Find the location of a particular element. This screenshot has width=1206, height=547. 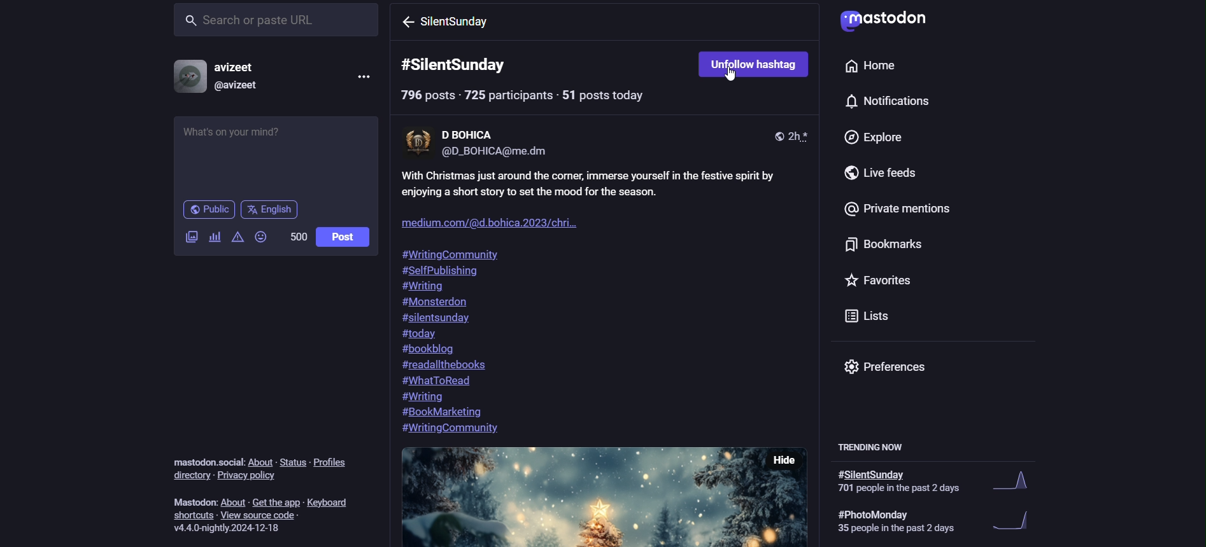

'mastodon.social is located at coordinates (205, 461).